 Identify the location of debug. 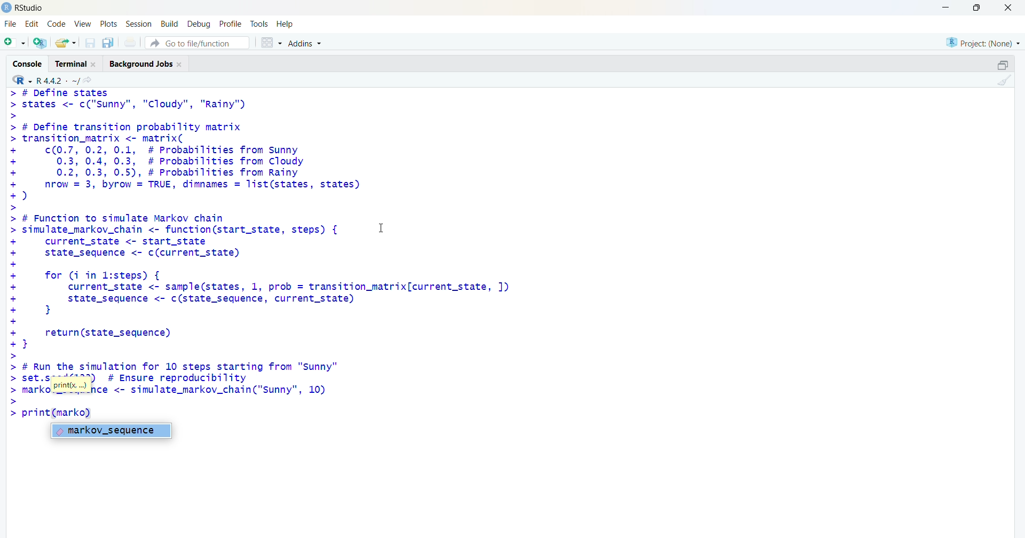
(198, 24).